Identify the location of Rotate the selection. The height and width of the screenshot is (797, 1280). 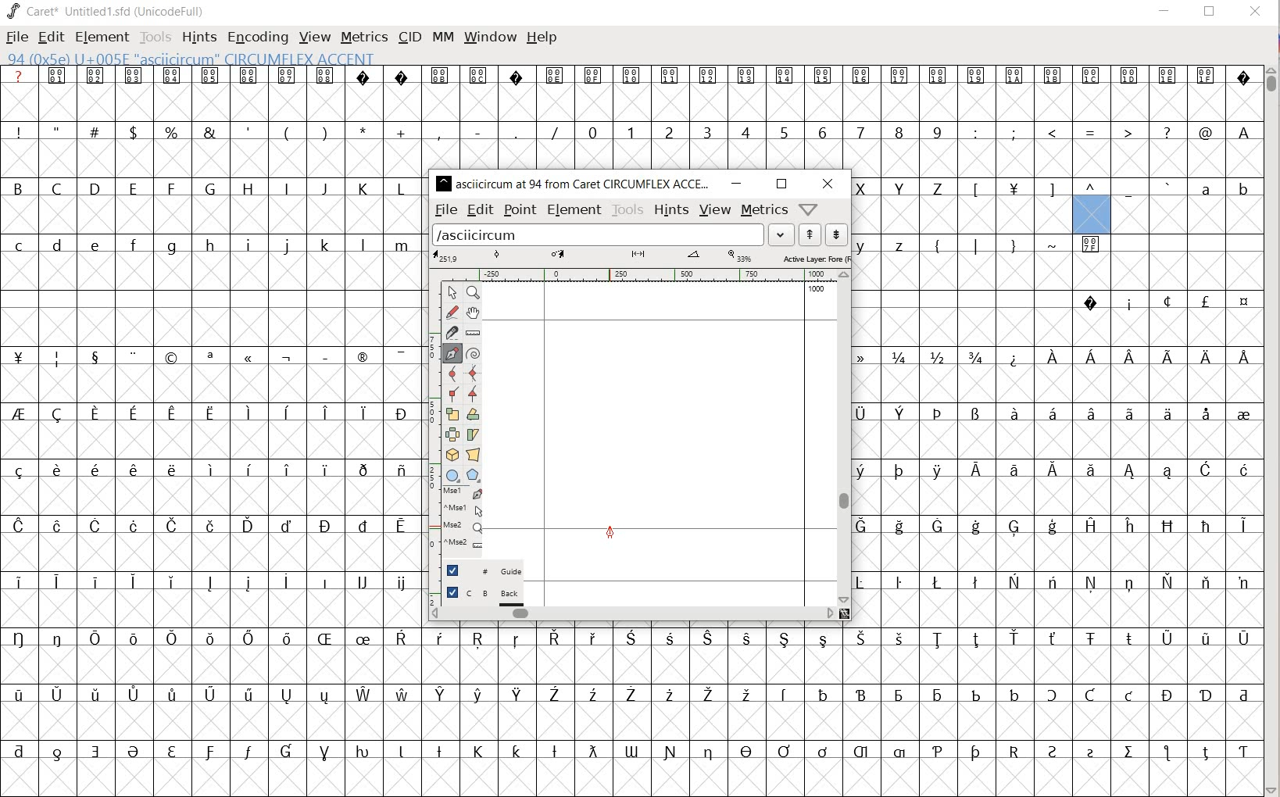
(472, 415).